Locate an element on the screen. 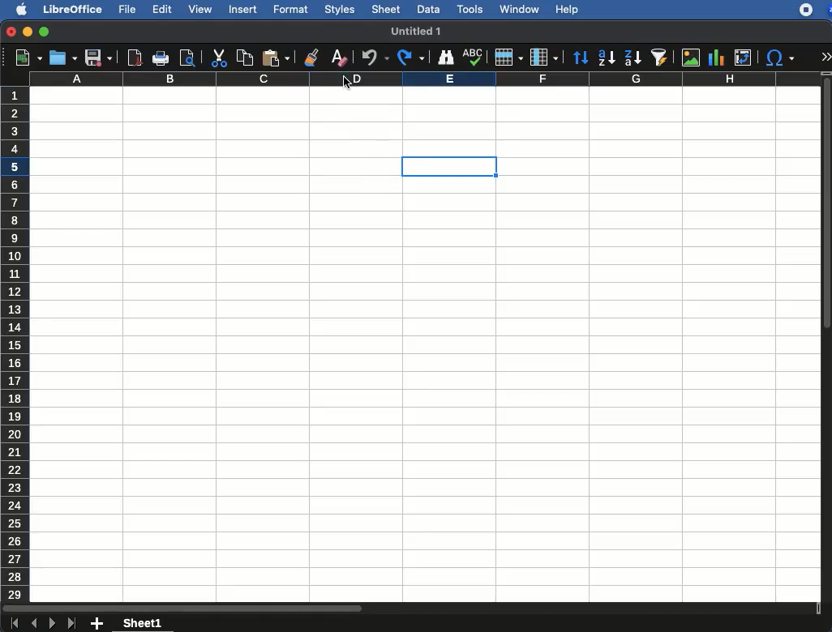 The image size is (832, 632). cursor is located at coordinates (351, 84).